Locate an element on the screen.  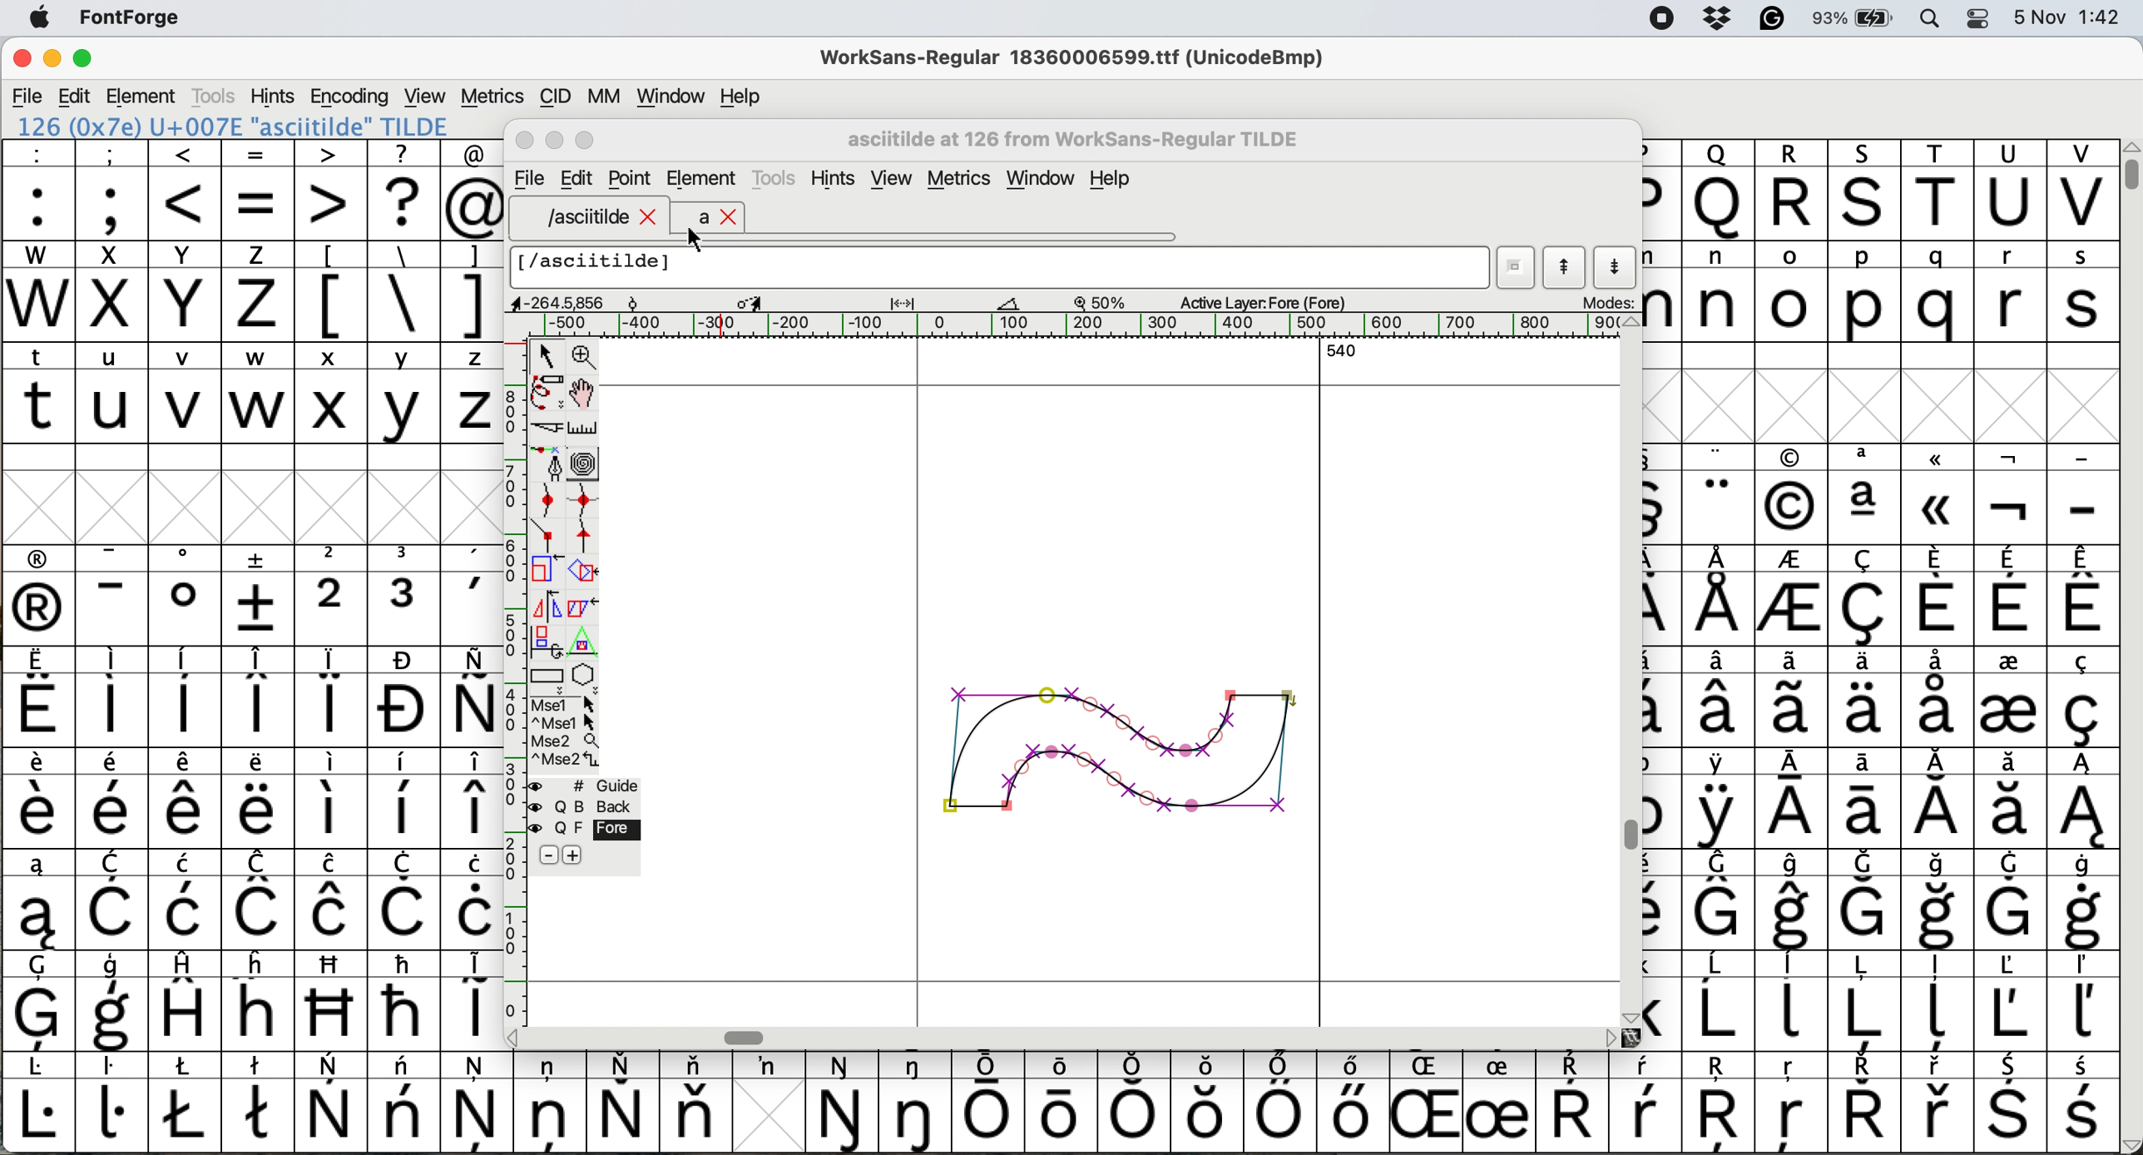
q is located at coordinates (1942, 293).